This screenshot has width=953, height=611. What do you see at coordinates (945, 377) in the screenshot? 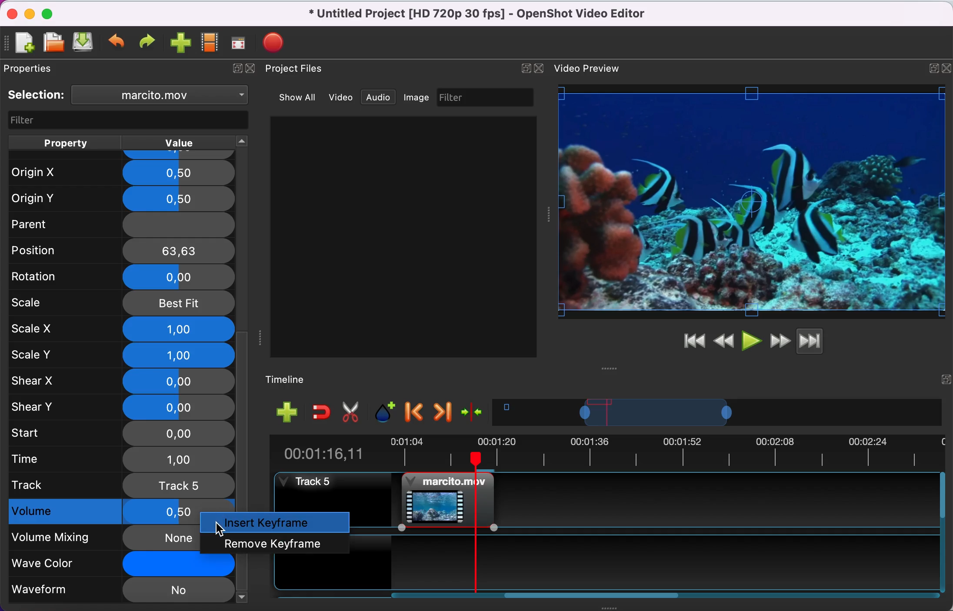
I see `expand/hide` at bounding box center [945, 377].